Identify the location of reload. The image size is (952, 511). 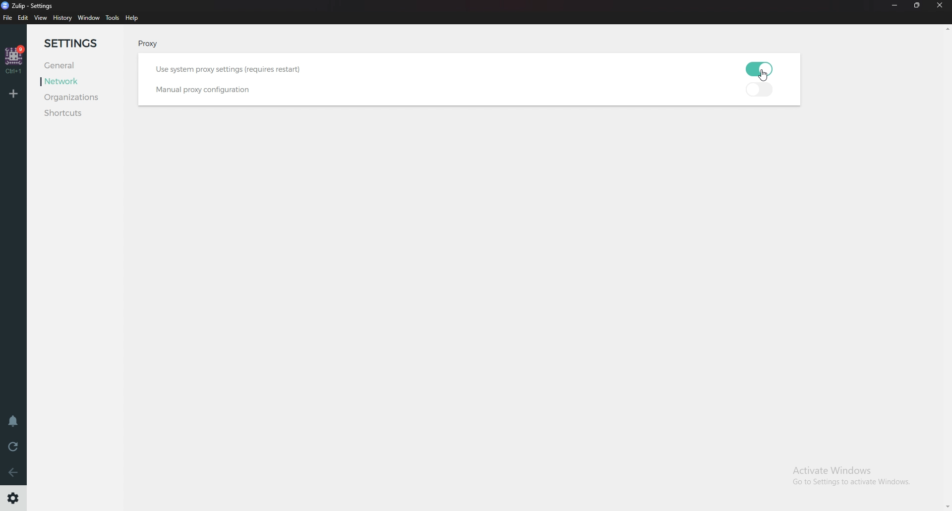
(14, 447).